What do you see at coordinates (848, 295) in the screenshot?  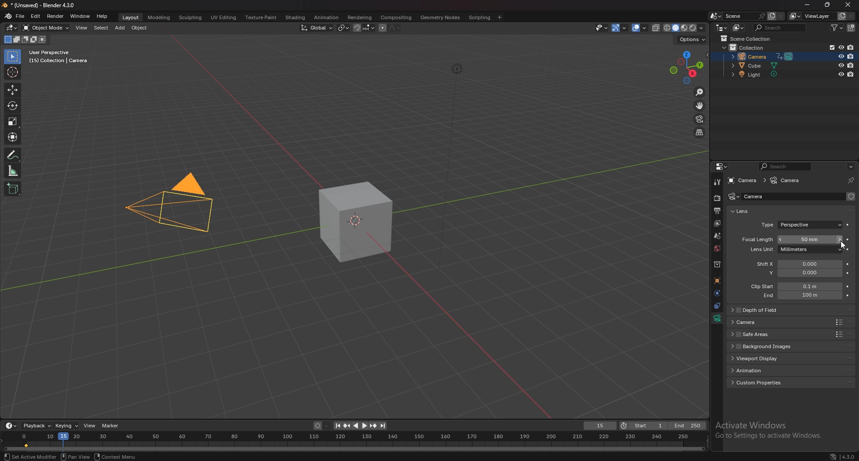 I see `animate property` at bounding box center [848, 295].